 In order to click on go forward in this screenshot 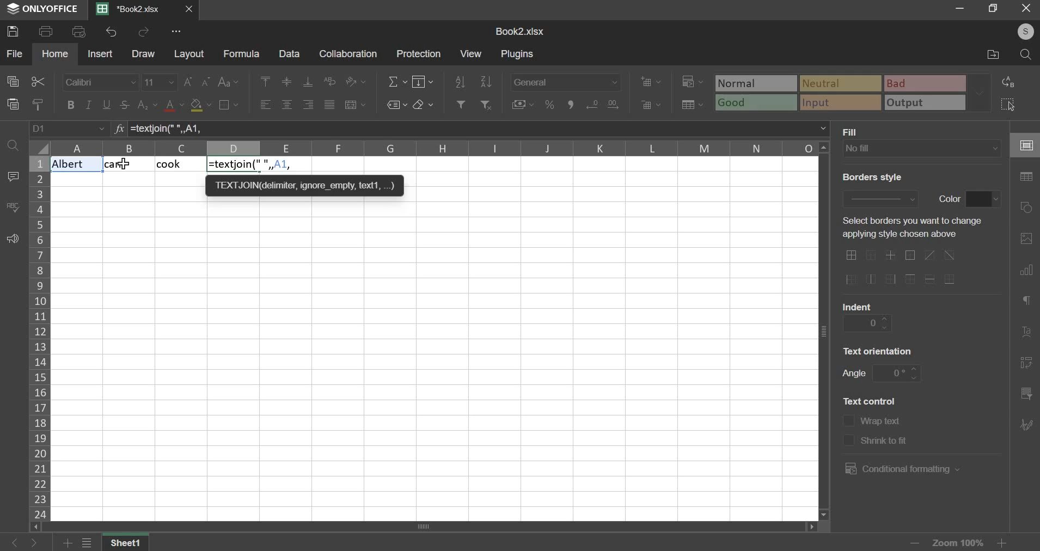, I will do `click(42, 543)`.